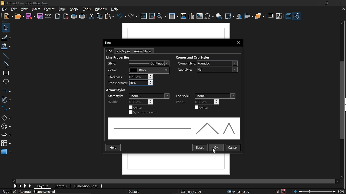  Describe the element at coordinates (87, 9) in the screenshot. I see `tools` at that location.